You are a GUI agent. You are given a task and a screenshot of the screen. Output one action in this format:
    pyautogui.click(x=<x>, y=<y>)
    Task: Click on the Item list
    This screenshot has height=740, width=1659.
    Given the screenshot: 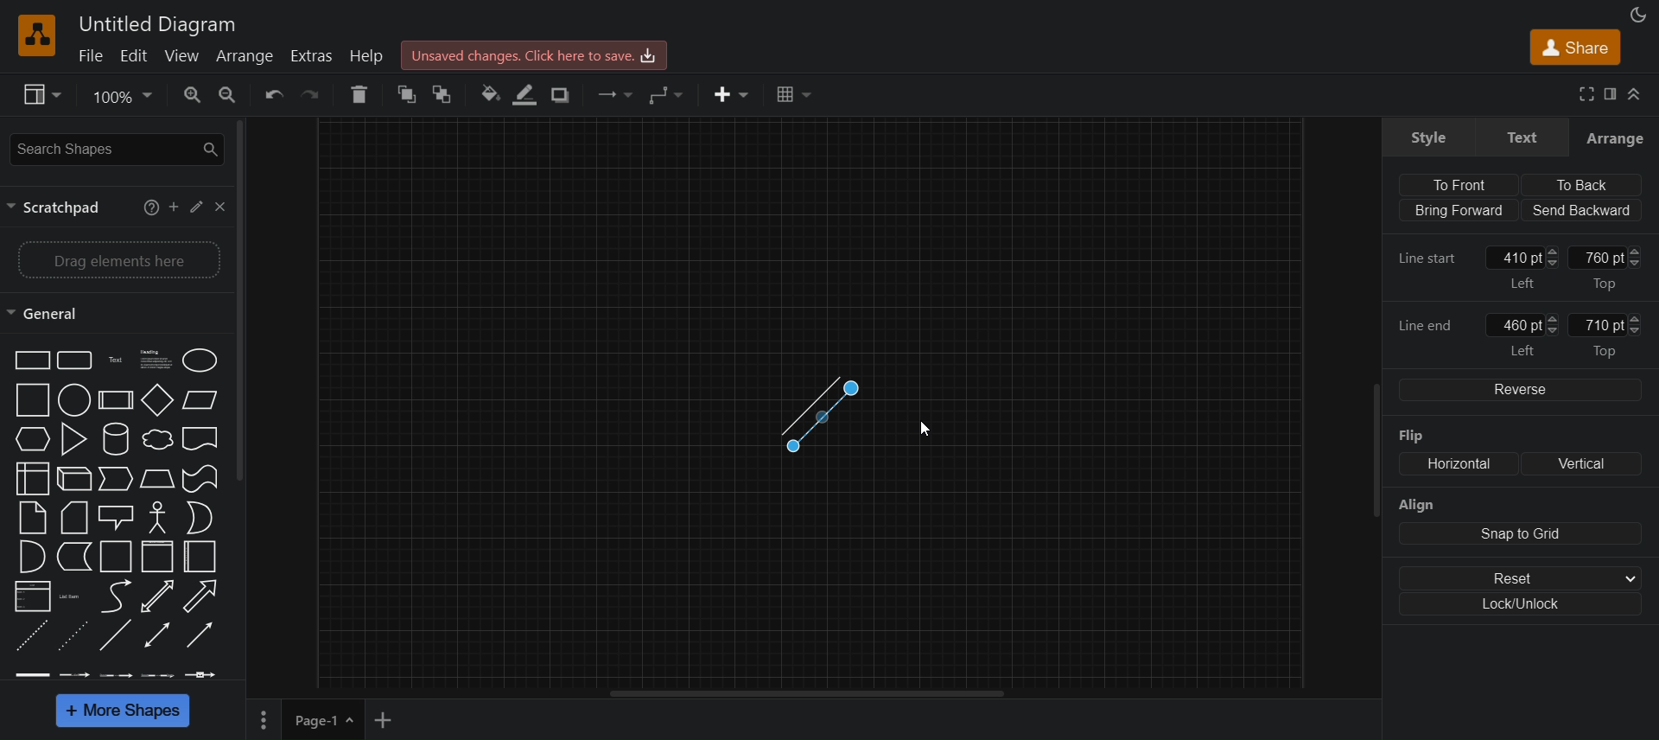 What is the action you would take?
    pyautogui.click(x=72, y=596)
    